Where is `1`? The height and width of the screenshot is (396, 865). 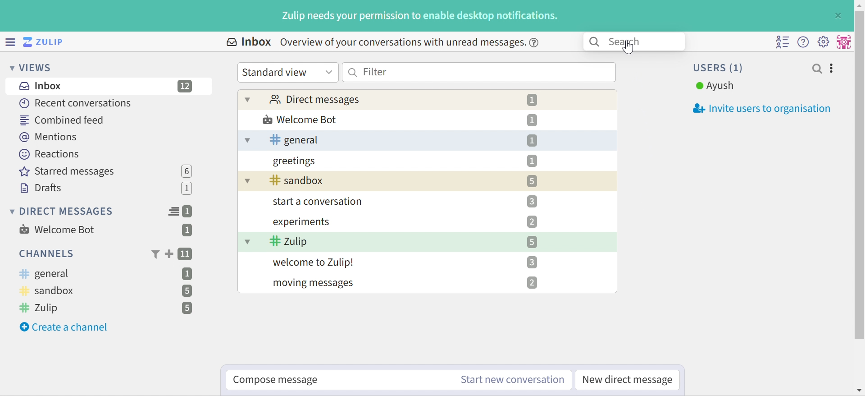
1 is located at coordinates (532, 161).